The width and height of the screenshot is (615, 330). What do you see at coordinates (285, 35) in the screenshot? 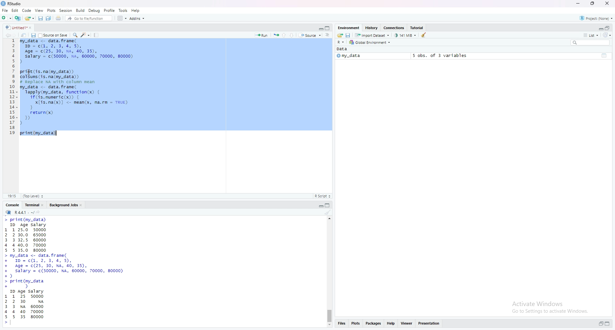
I see `go to the previous section` at bounding box center [285, 35].